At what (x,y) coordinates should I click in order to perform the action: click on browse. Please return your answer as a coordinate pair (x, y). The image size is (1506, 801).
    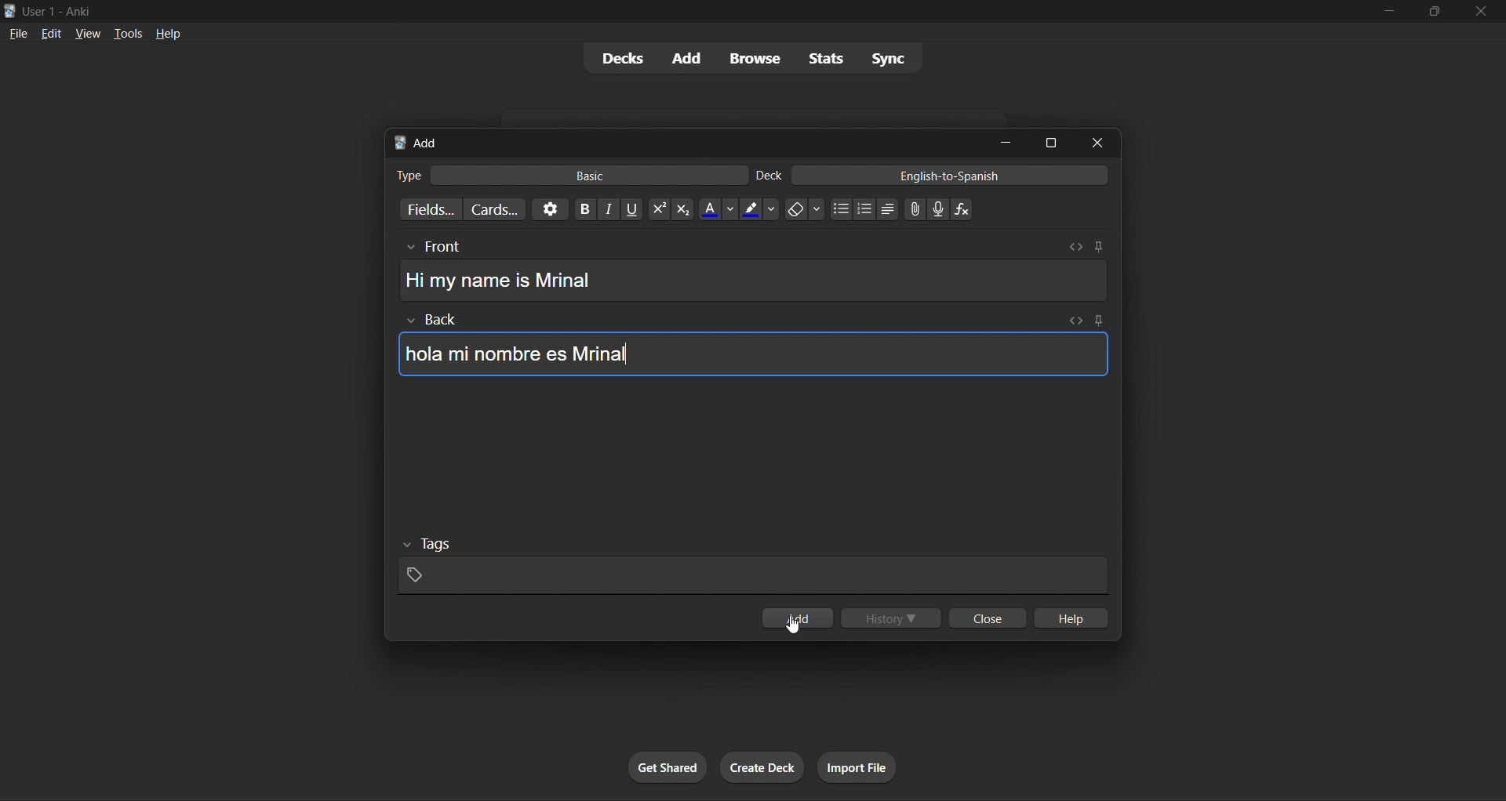
    Looking at the image, I should click on (753, 56).